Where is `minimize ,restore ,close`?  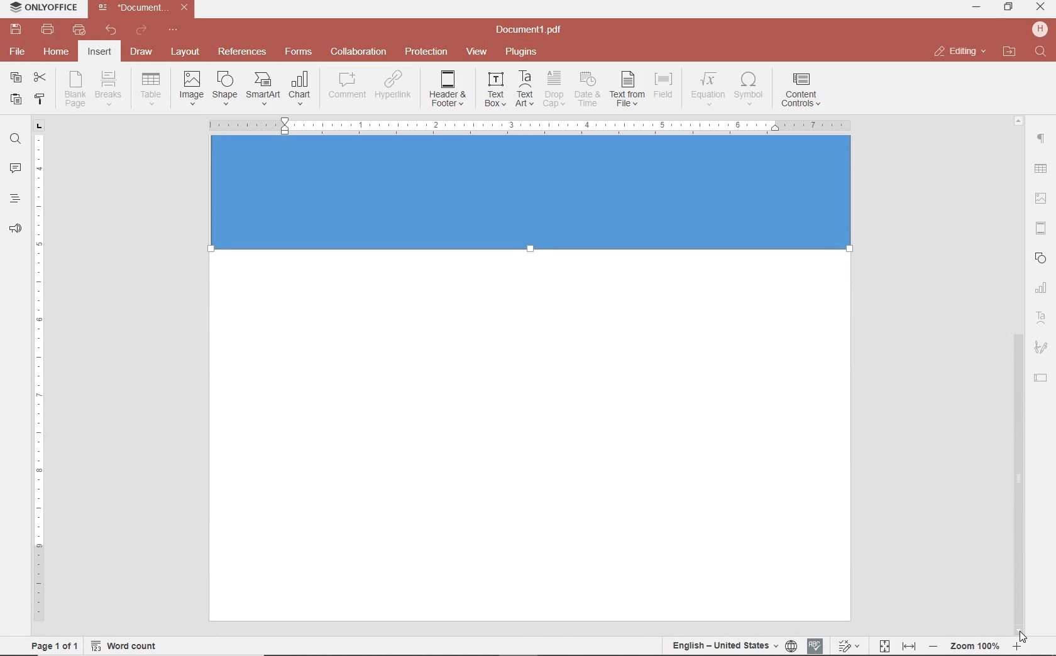 minimize ,restore ,close is located at coordinates (1043, 8).